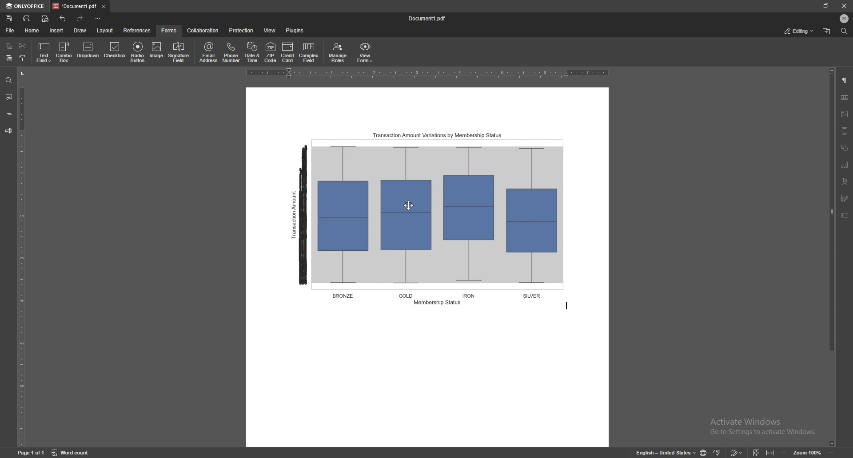 The image size is (853, 458). I want to click on save, so click(9, 19).